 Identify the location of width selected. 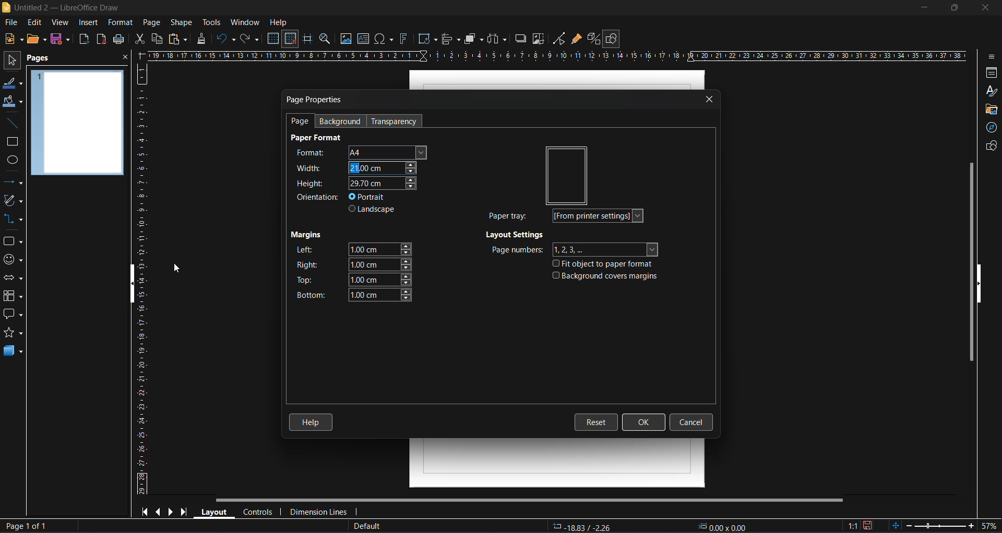
(355, 168).